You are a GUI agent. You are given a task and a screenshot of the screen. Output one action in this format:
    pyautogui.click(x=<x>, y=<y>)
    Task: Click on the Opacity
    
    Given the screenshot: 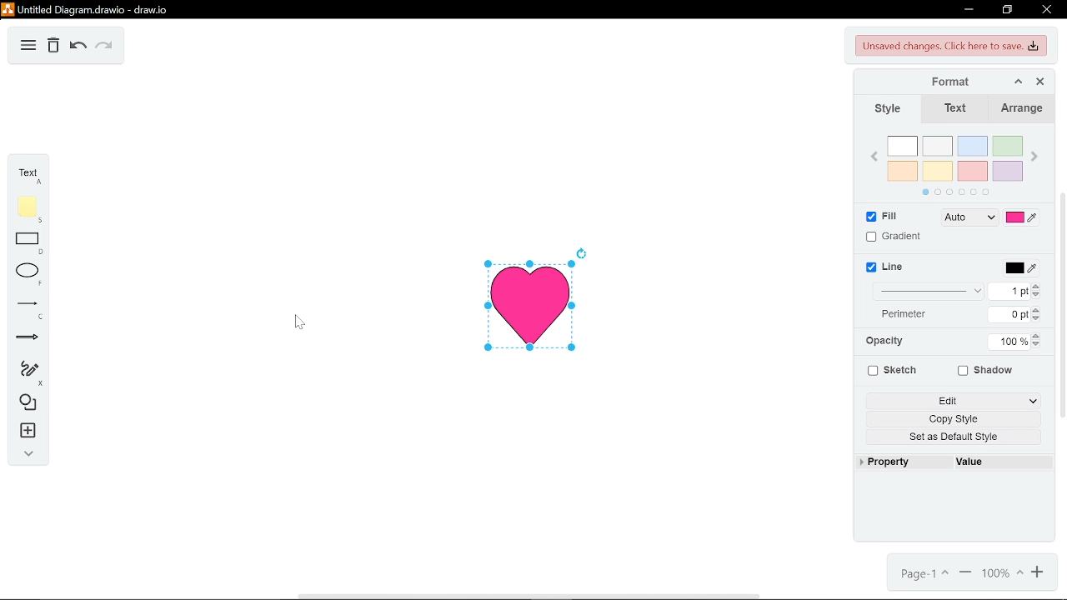 What is the action you would take?
    pyautogui.click(x=893, y=342)
    